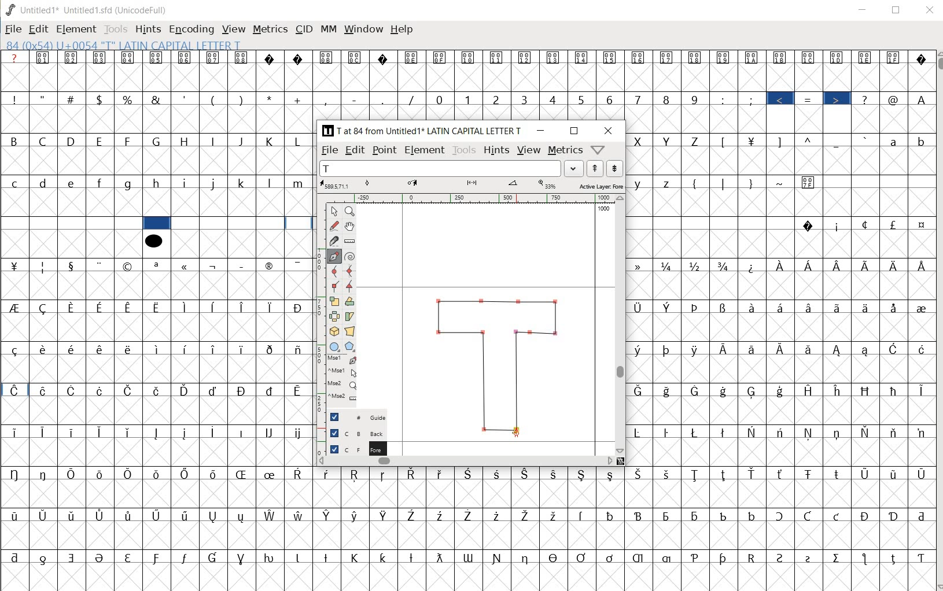  What do you see at coordinates (894, 433) in the screenshot?
I see `Symbol` at bounding box center [894, 433].